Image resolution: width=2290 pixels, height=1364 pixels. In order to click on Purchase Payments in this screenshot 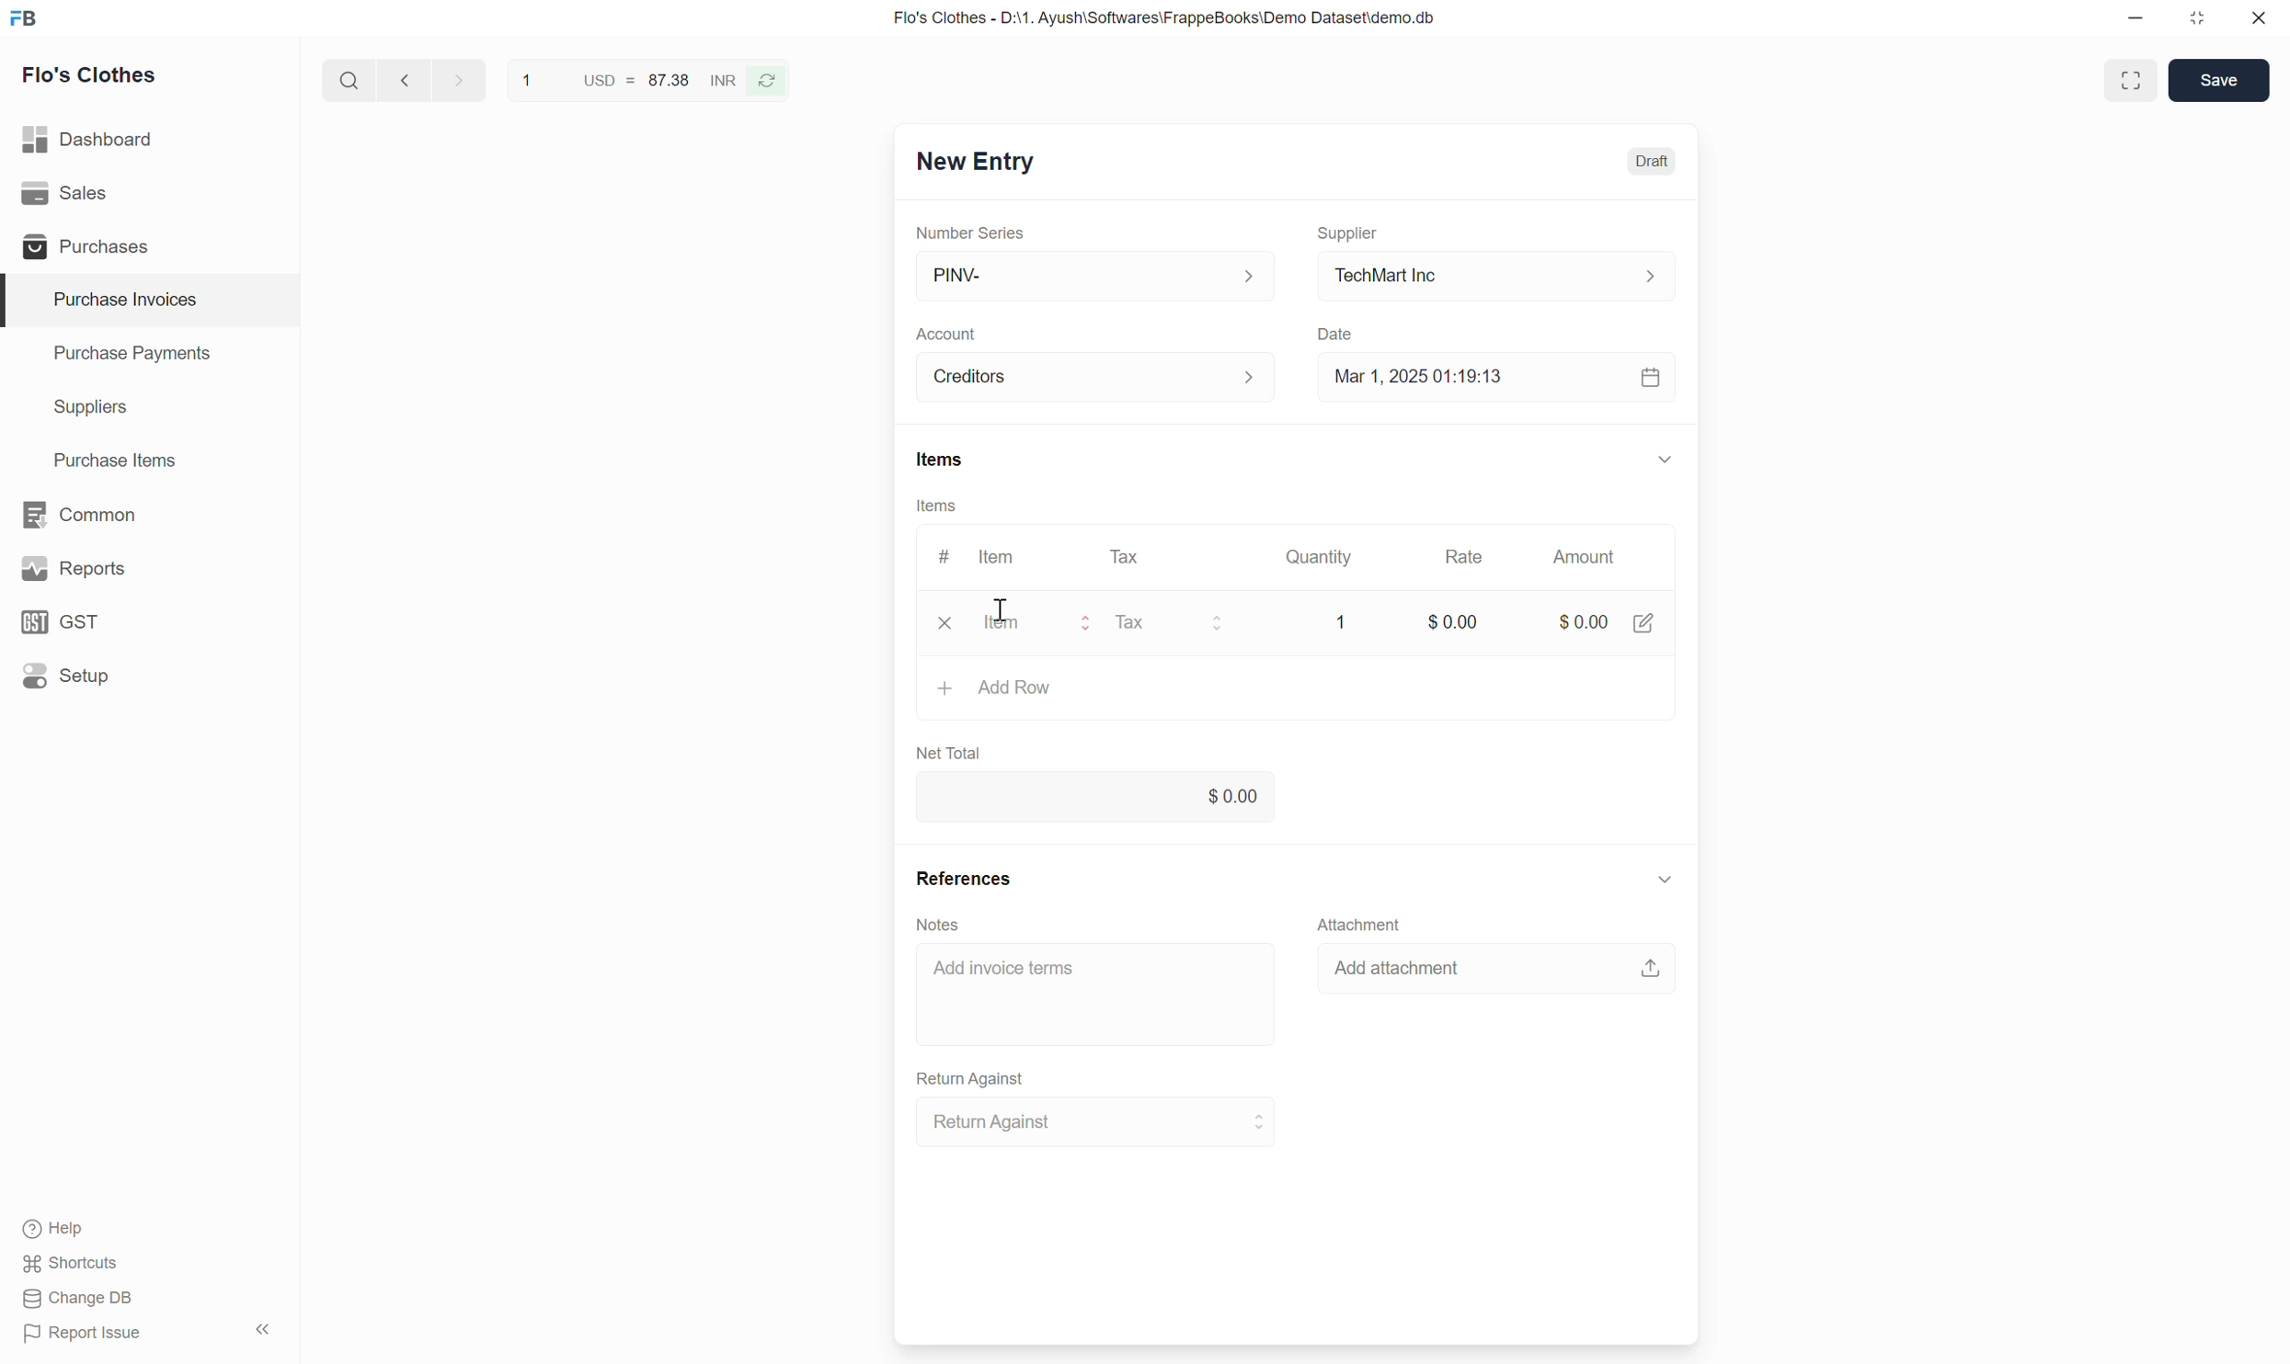, I will do `click(131, 358)`.